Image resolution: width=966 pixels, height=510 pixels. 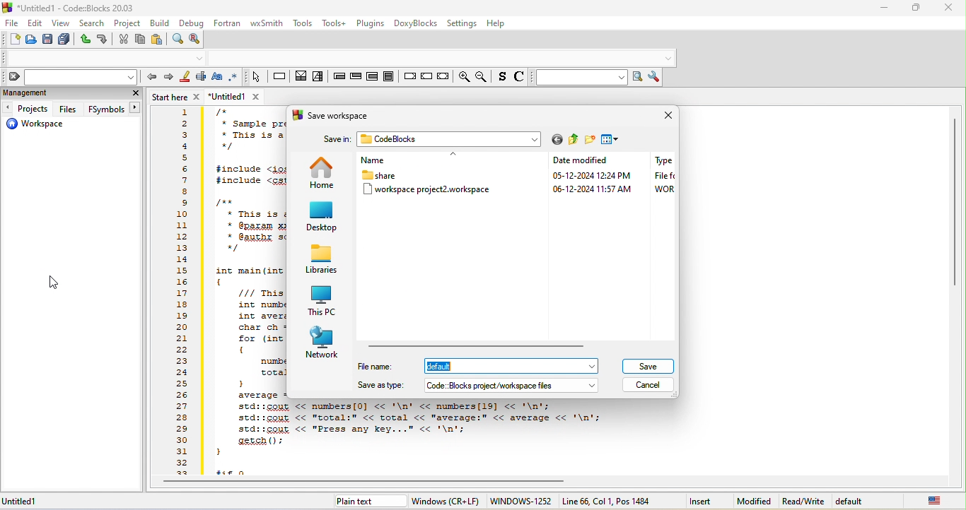 What do you see at coordinates (133, 93) in the screenshot?
I see `close` at bounding box center [133, 93].